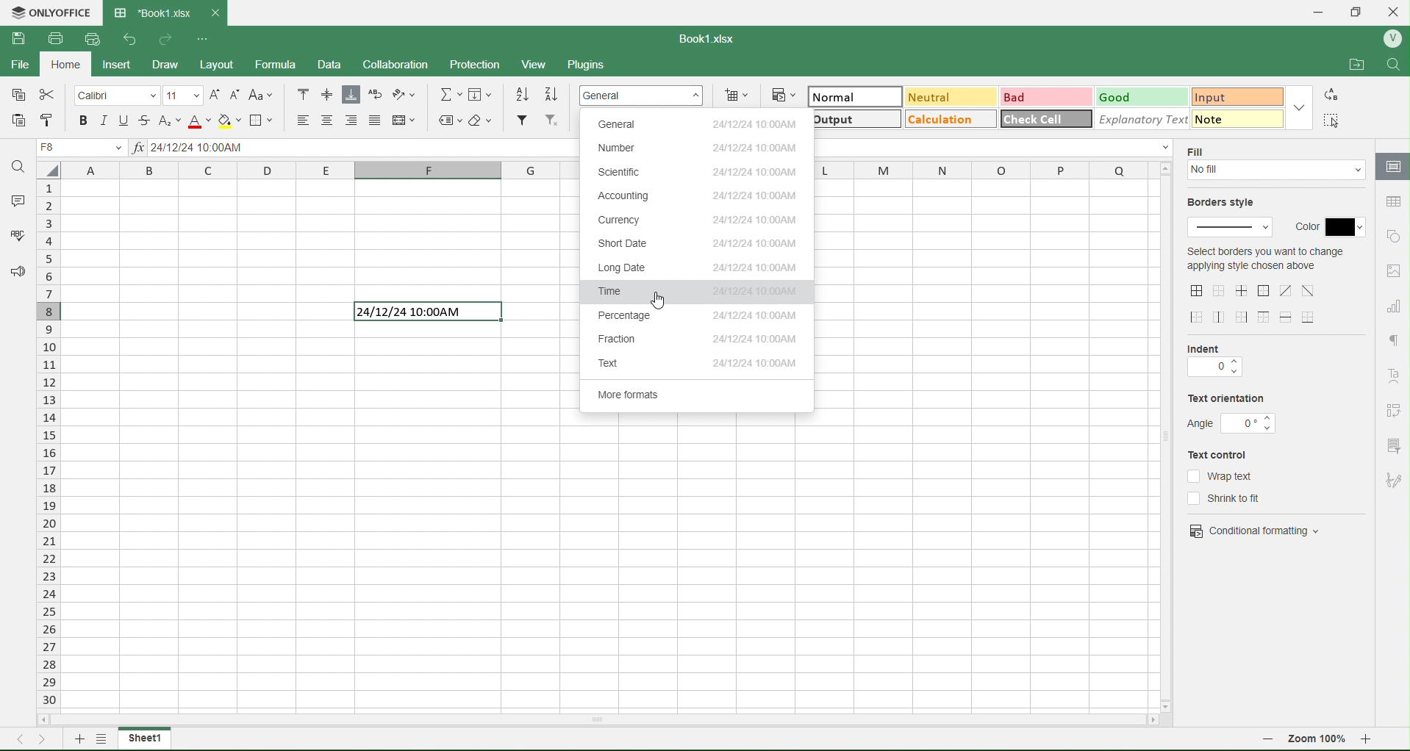 This screenshot has width=1410, height=751. I want to click on Cut, so click(49, 96).